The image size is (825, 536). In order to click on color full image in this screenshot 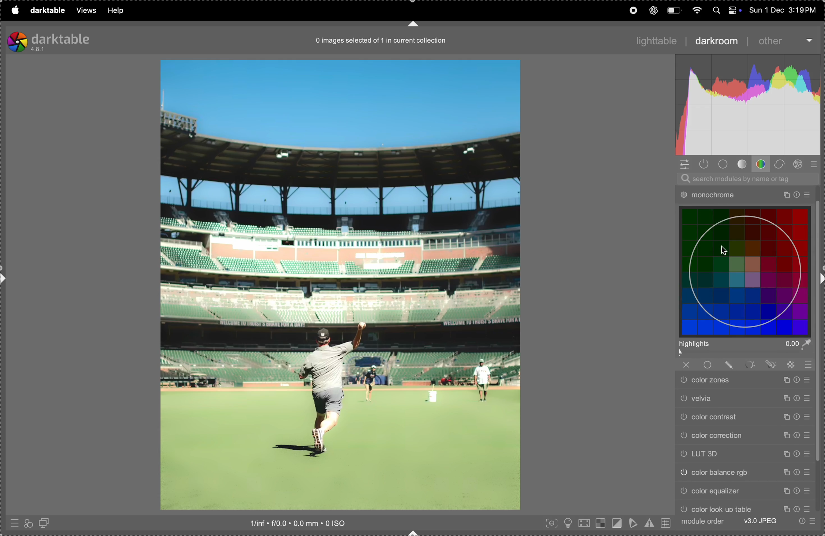, I will do `click(339, 285)`.